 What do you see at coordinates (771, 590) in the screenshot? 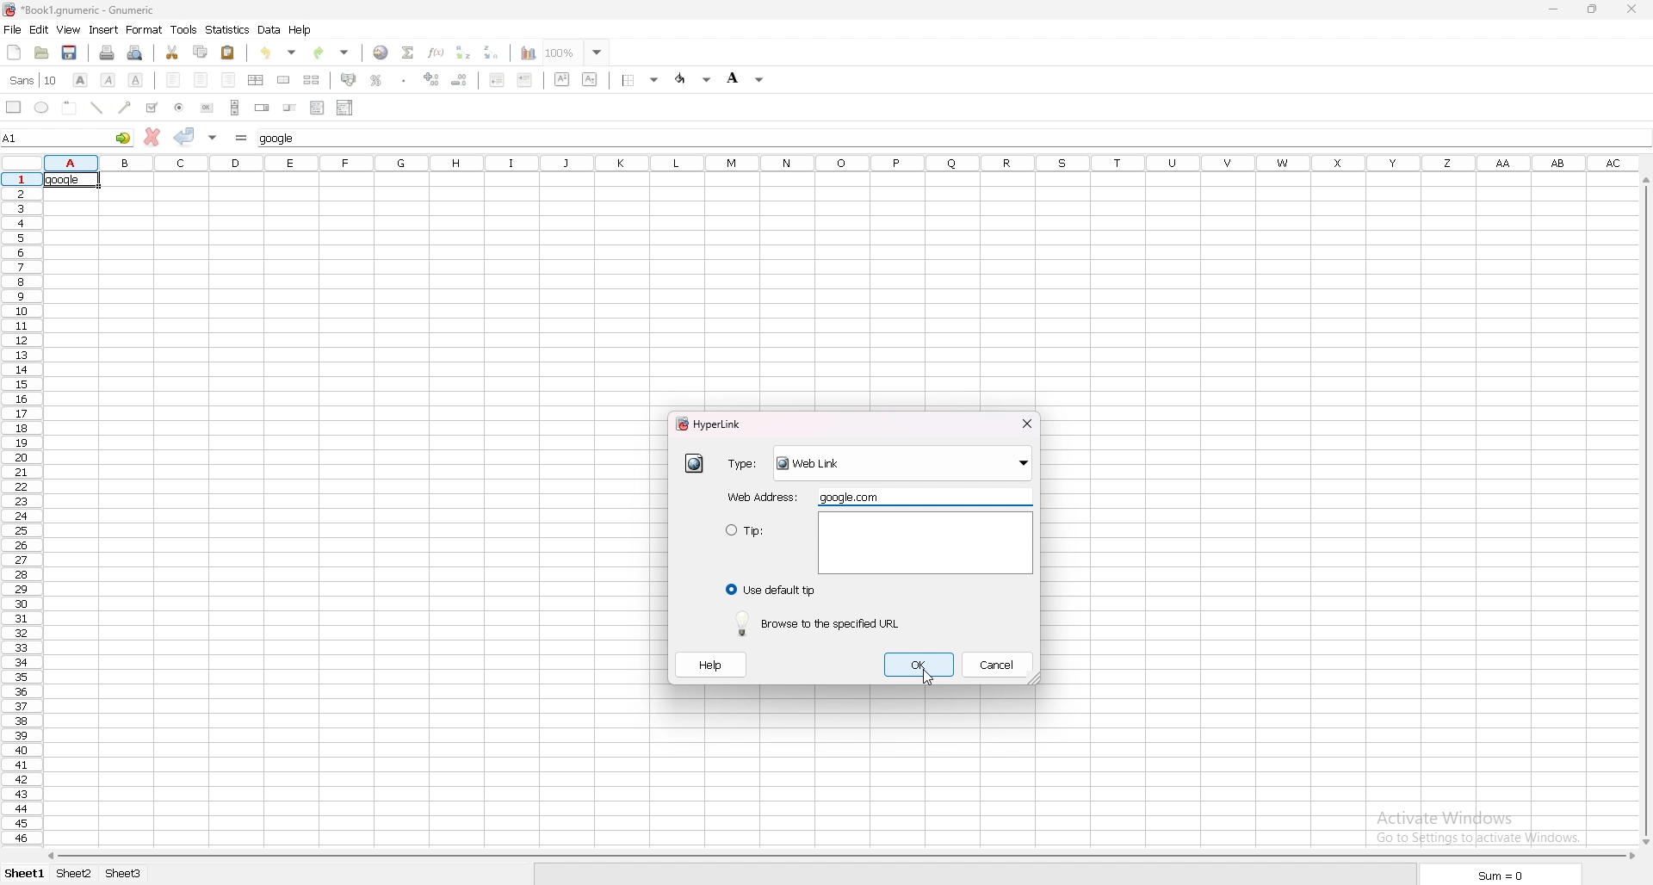
I see `use default tip` at bounding box center [771, 590].